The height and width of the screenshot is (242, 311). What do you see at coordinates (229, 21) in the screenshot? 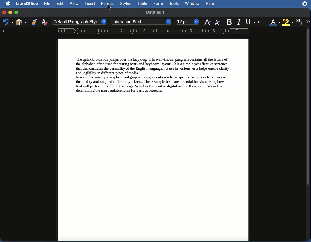
I see `Bold` at bounding box center [229, 21].